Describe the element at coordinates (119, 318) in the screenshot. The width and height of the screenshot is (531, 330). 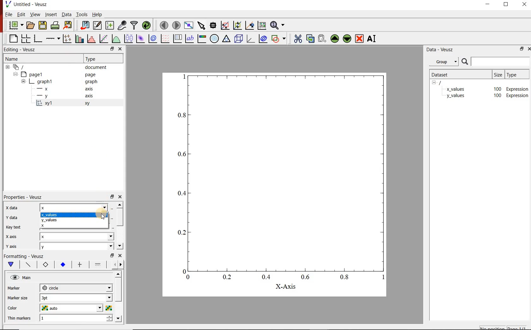
I see `move down` at that location.